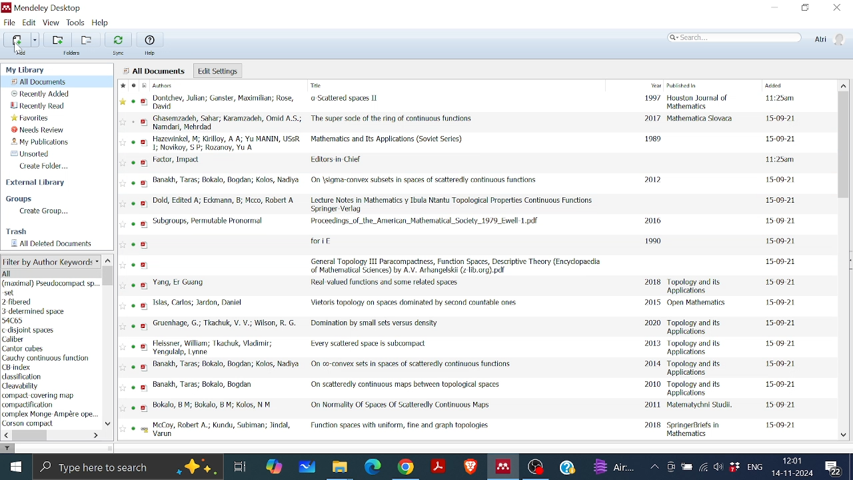 The width and height of the screenshot is (853, 480). What do you see at coordinates (472, 467) in the screenshot?
I see `Brave browser` at bounding box center [472, 467].